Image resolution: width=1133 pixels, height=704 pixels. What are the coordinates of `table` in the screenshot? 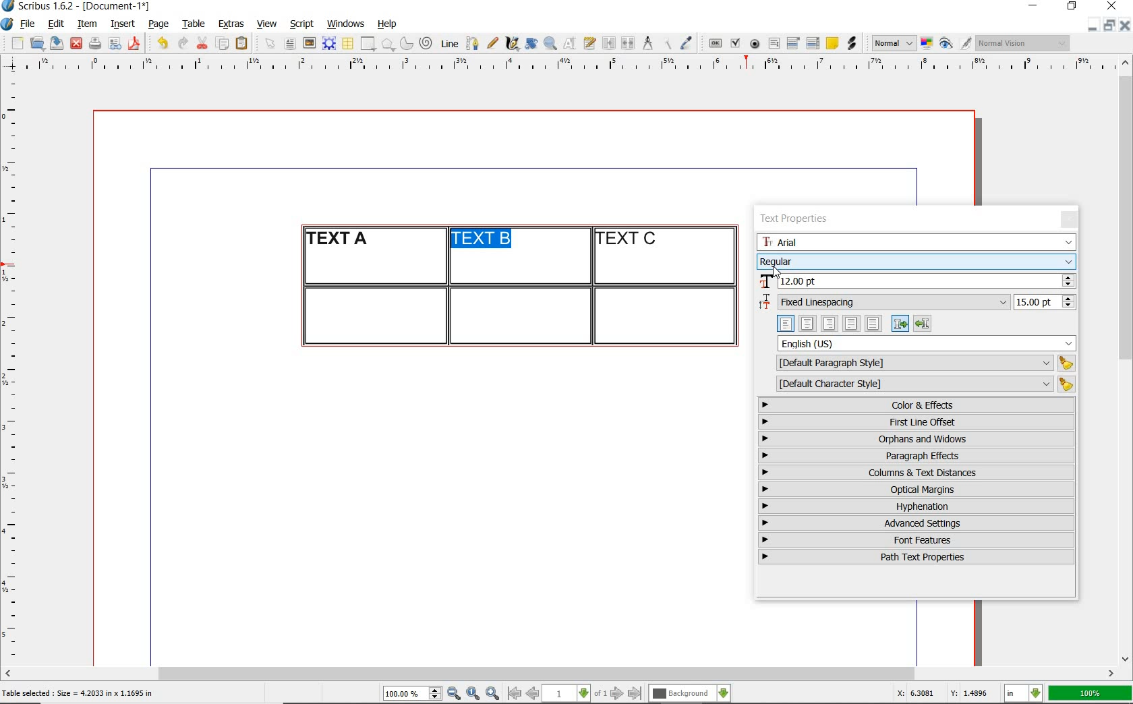 It's located at (194, 24).